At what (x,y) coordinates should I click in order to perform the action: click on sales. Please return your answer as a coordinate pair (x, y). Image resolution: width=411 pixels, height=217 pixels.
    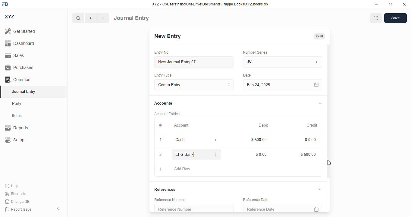
    Looking at the image, I should click on (14, 55).